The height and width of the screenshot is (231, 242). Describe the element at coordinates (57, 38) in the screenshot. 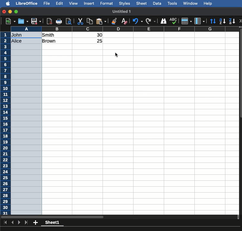

I see `Text to column` at that location.